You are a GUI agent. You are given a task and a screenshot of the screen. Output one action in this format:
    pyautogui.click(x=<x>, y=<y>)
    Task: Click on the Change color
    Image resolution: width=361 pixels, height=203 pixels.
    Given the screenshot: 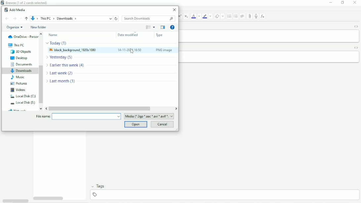 What is the action you would take?
    pyautogui.click(x=199, y=16)
    